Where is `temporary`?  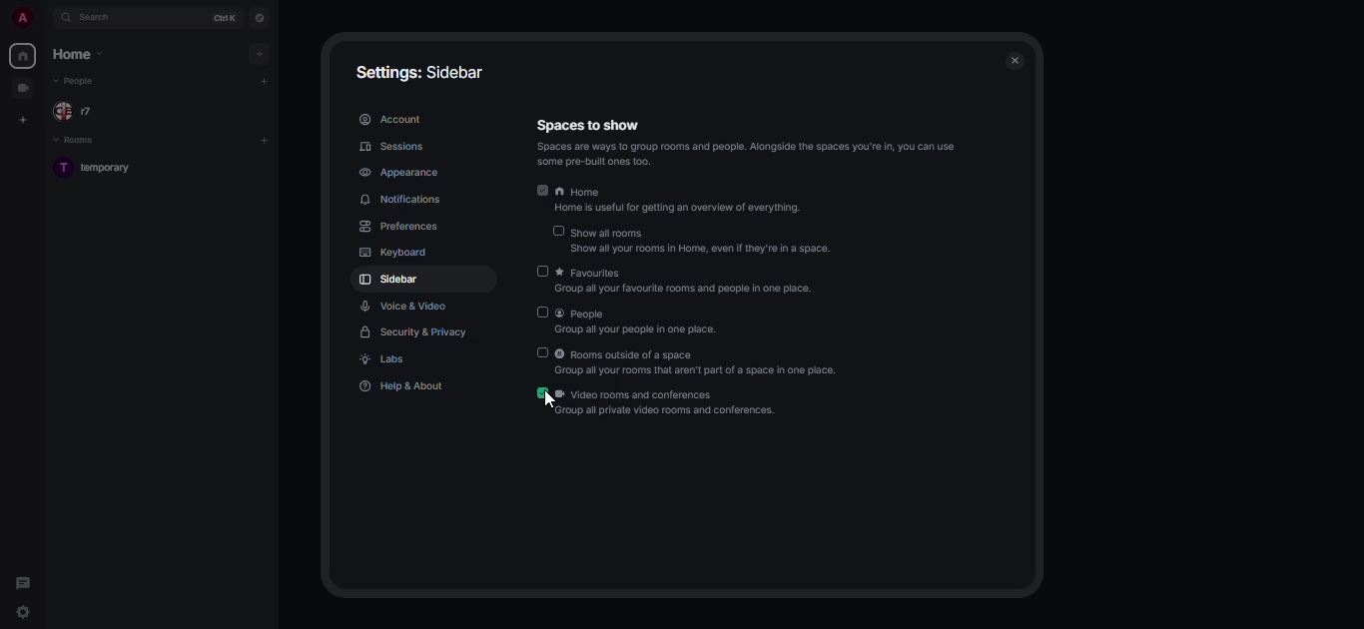
temporary is located at coordinates (99, 168).